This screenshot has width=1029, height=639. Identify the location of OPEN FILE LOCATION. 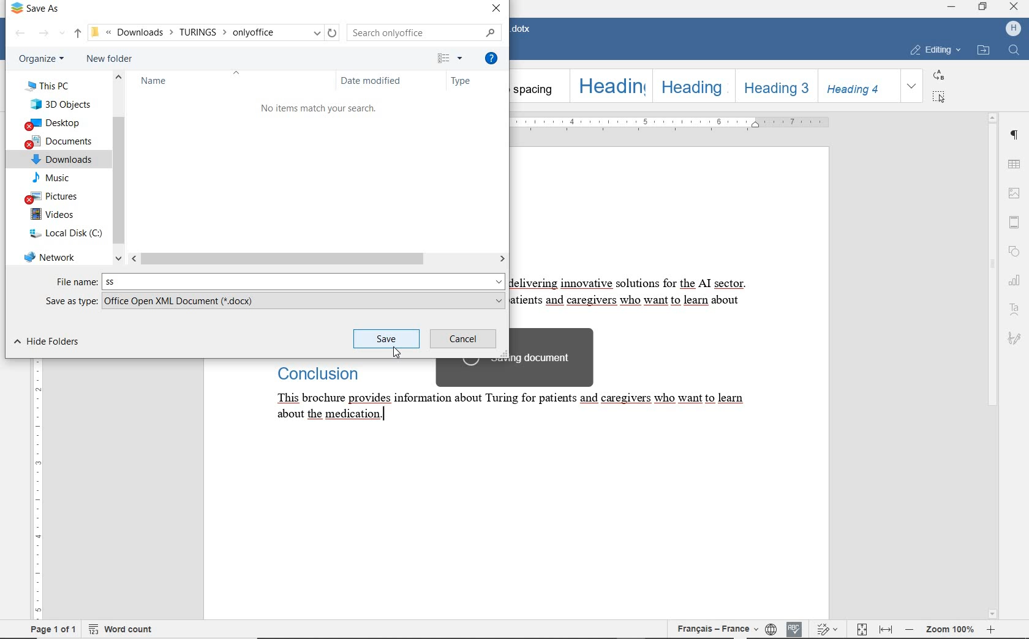
(984, 50).